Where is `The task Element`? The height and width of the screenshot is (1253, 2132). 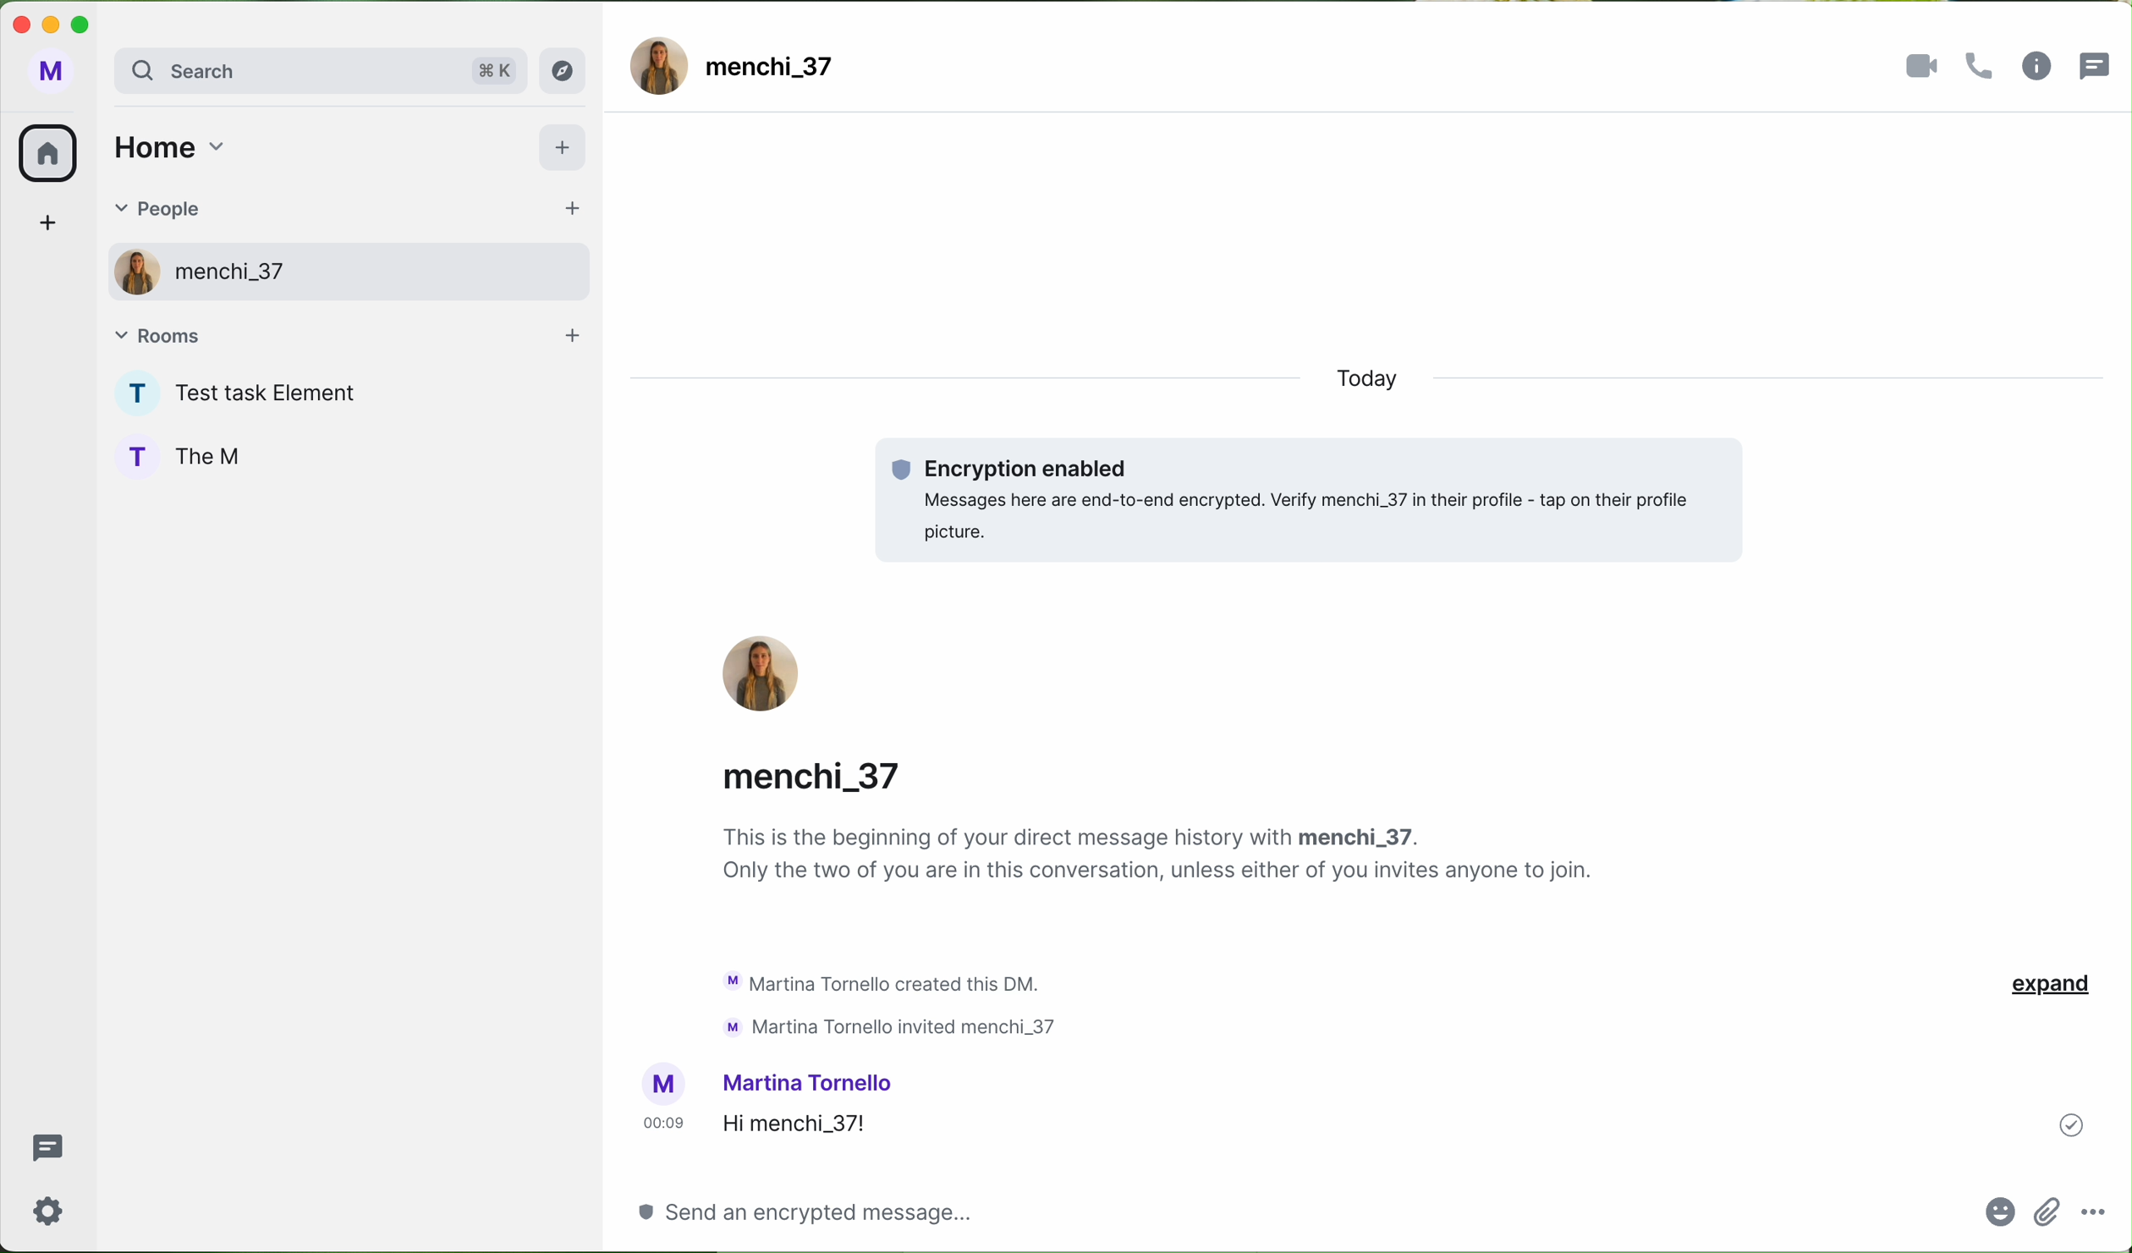 The task Element is located at coordinates (274, 396).